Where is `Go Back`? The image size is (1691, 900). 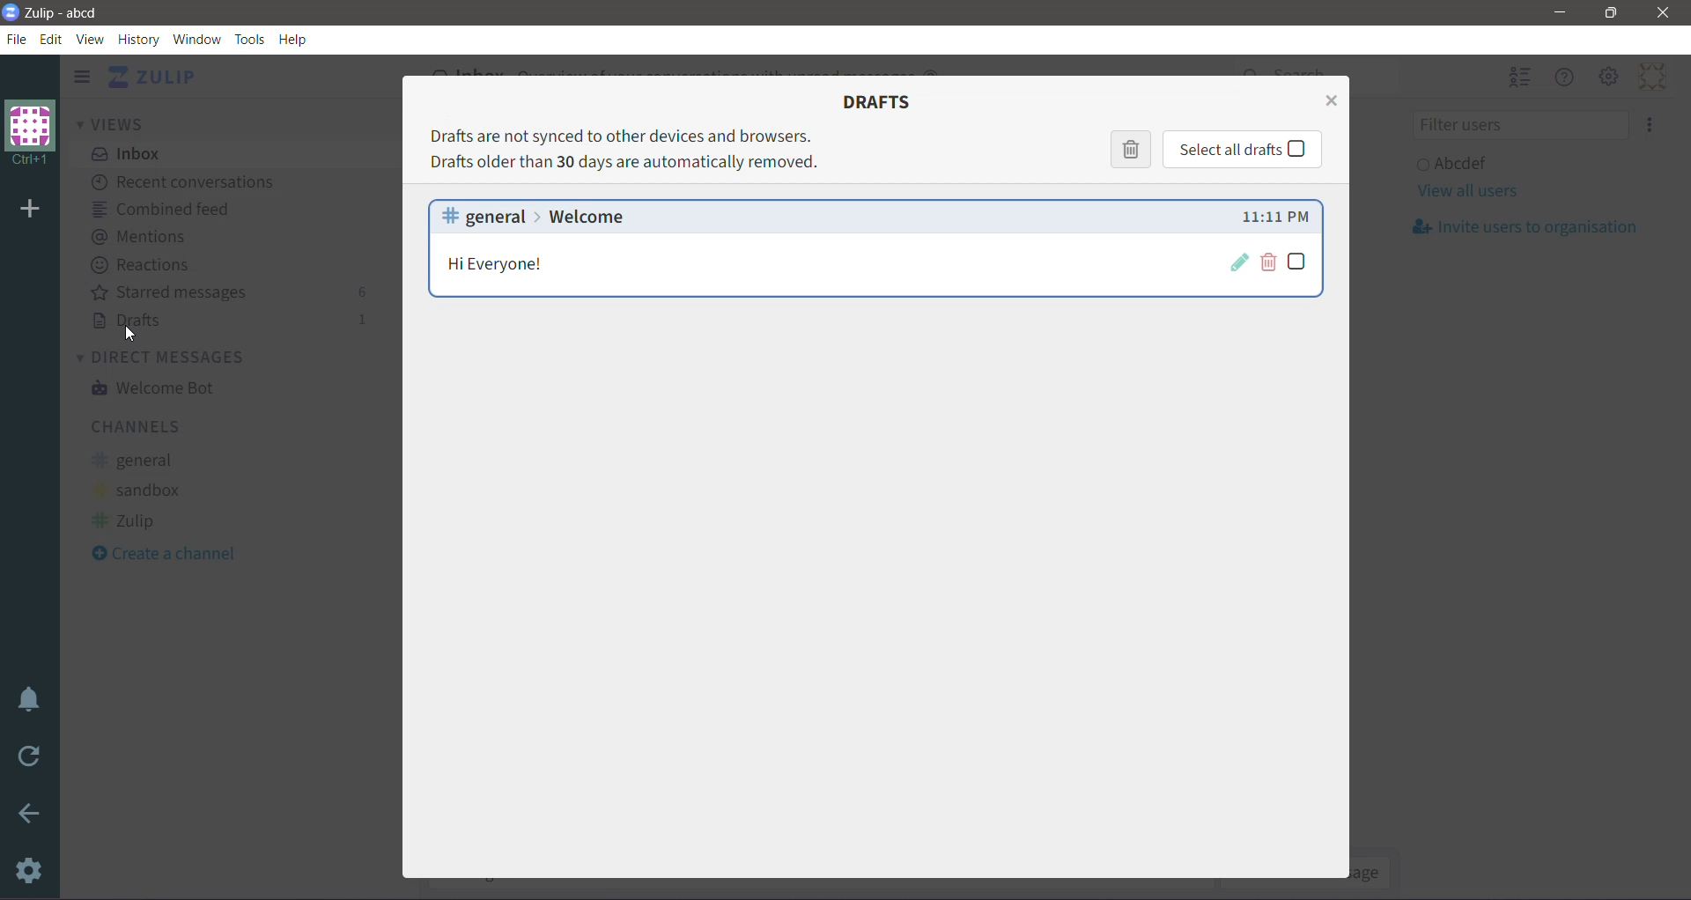
Go Back is located at coordinates (30, 813).